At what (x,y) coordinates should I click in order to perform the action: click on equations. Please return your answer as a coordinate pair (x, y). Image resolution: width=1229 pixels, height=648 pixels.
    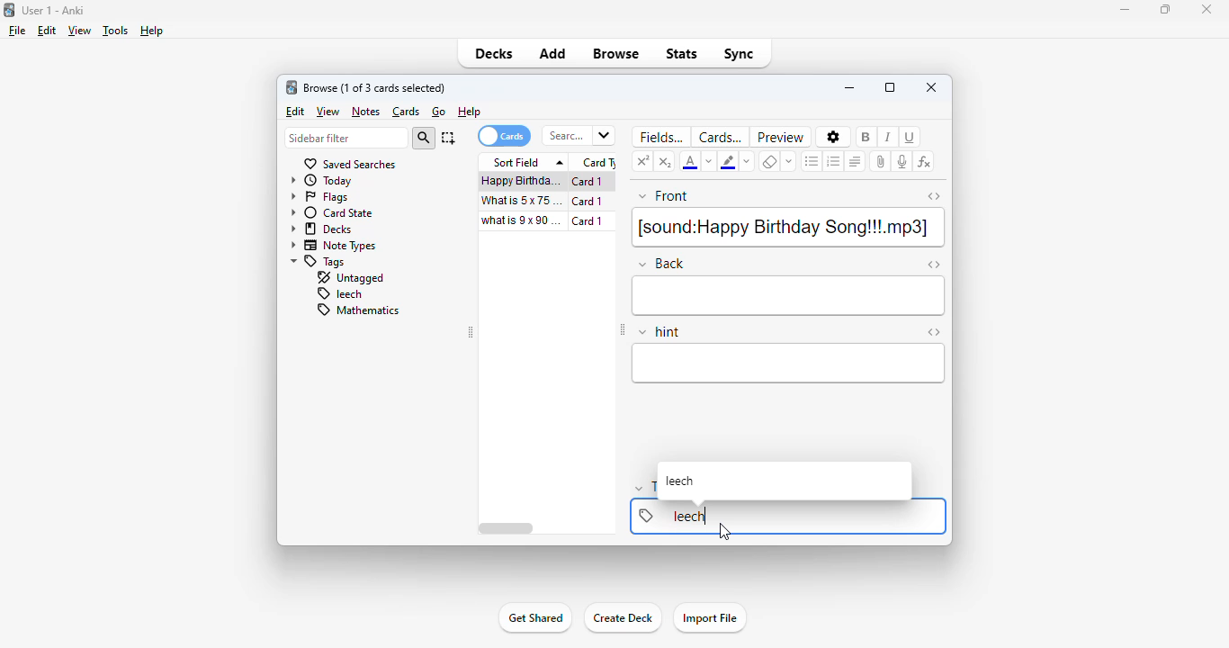
    Looking at the image, I should click on (924, 163).